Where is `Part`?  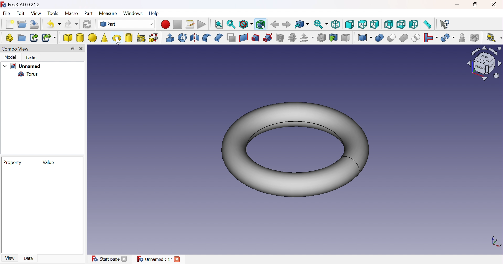 Part is located at coordinates (88, 14).